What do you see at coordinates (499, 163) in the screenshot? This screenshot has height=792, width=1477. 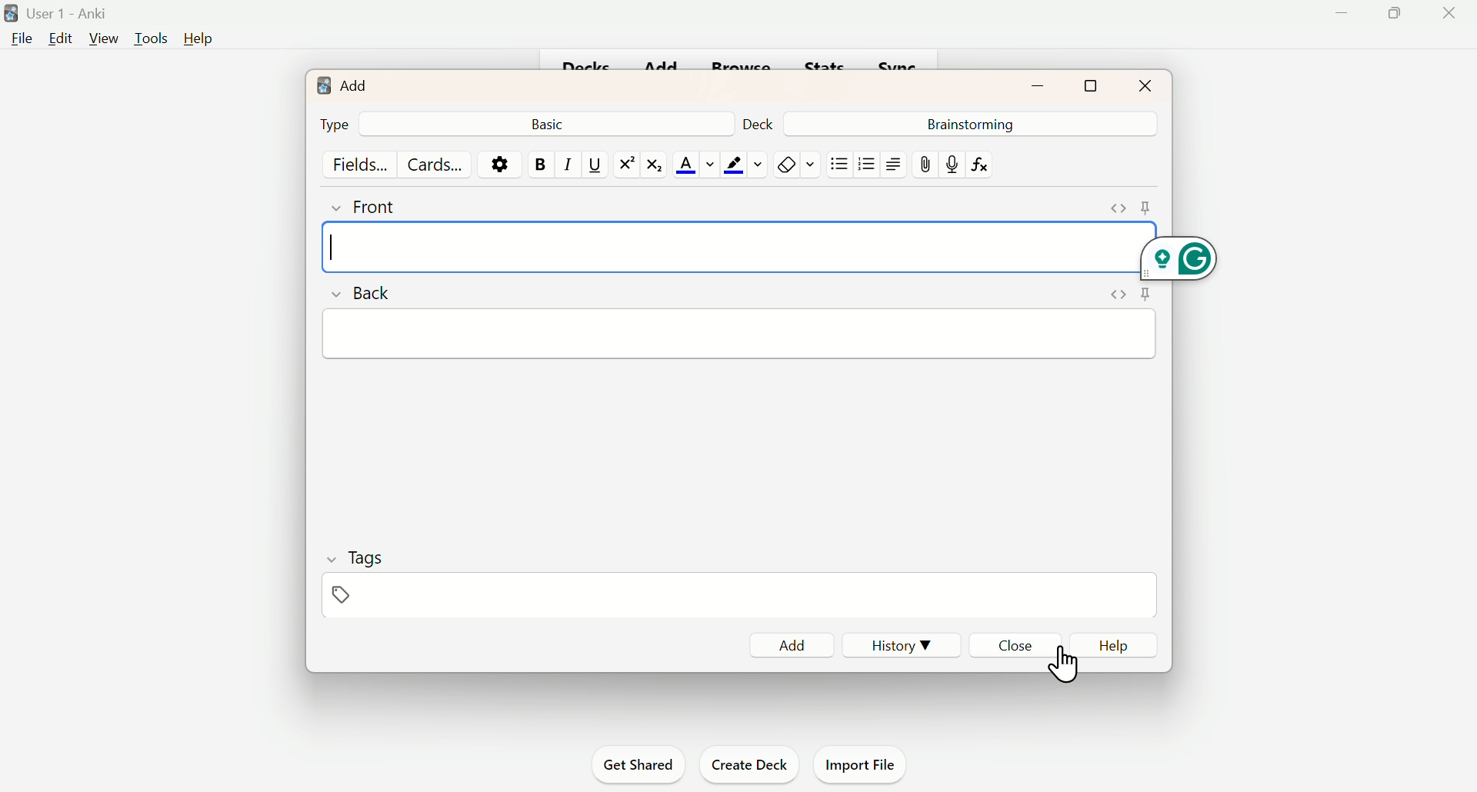 I see `Options` at bounding box center [499, 163].